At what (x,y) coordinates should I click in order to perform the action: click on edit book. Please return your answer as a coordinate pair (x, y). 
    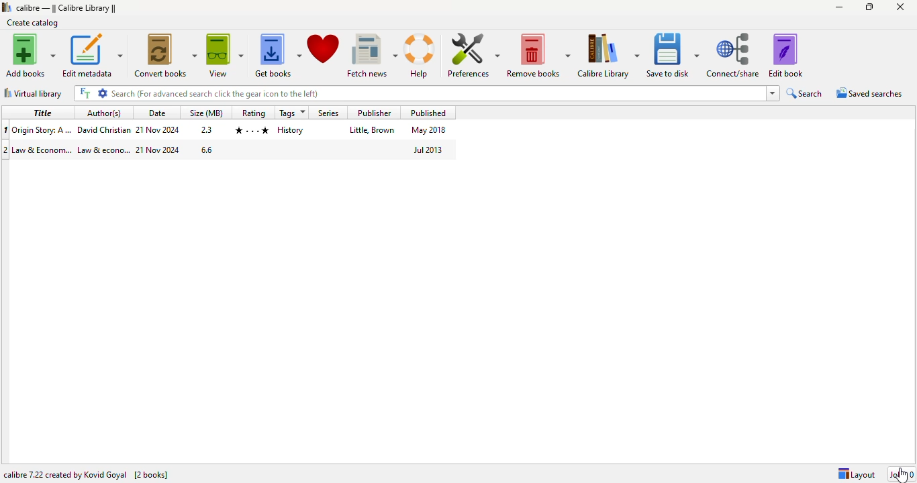
    Looking at the image, I should click on (786, 54).